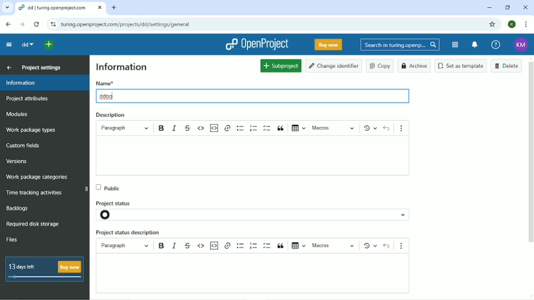 The height and width of the screenshot is (300, 534). I want to click on Set as template, so click(461, 65).